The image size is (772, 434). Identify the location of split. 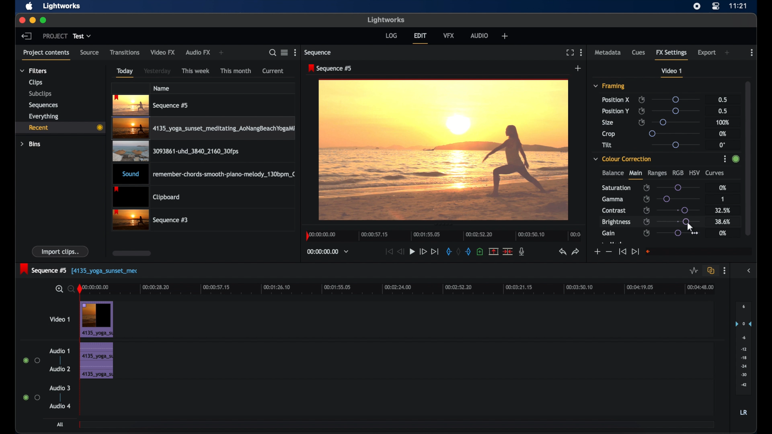
(508, 251).